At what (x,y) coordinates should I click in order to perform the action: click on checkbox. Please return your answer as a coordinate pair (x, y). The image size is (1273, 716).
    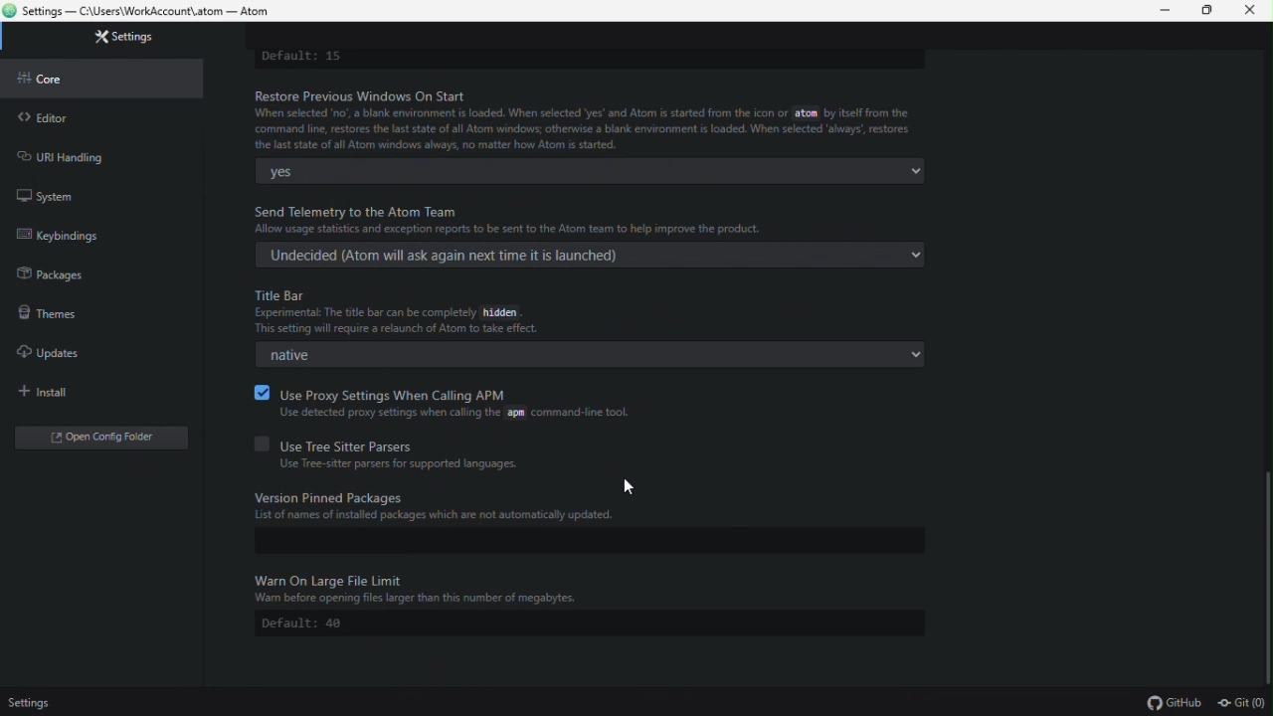
    Looking at the image, I should click on (260, 392).